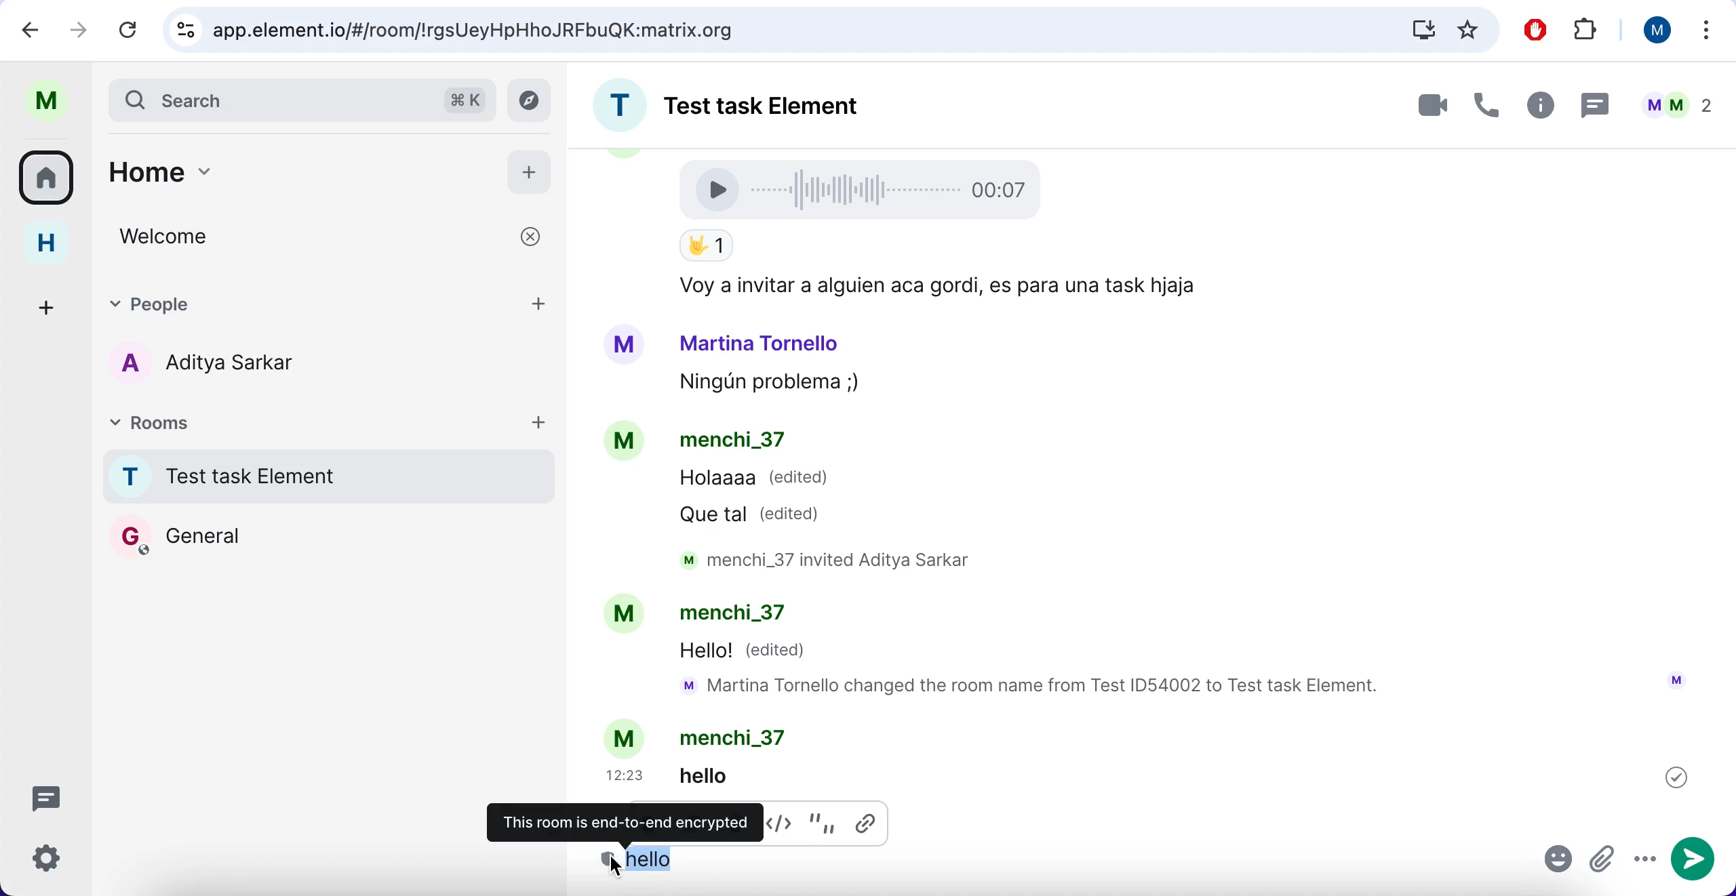 The width and height of the screenshot is (1736, 896). Describe the element at coordinates (762, 384) in the screenshot. I see `Ningun problema ;,` at that location.